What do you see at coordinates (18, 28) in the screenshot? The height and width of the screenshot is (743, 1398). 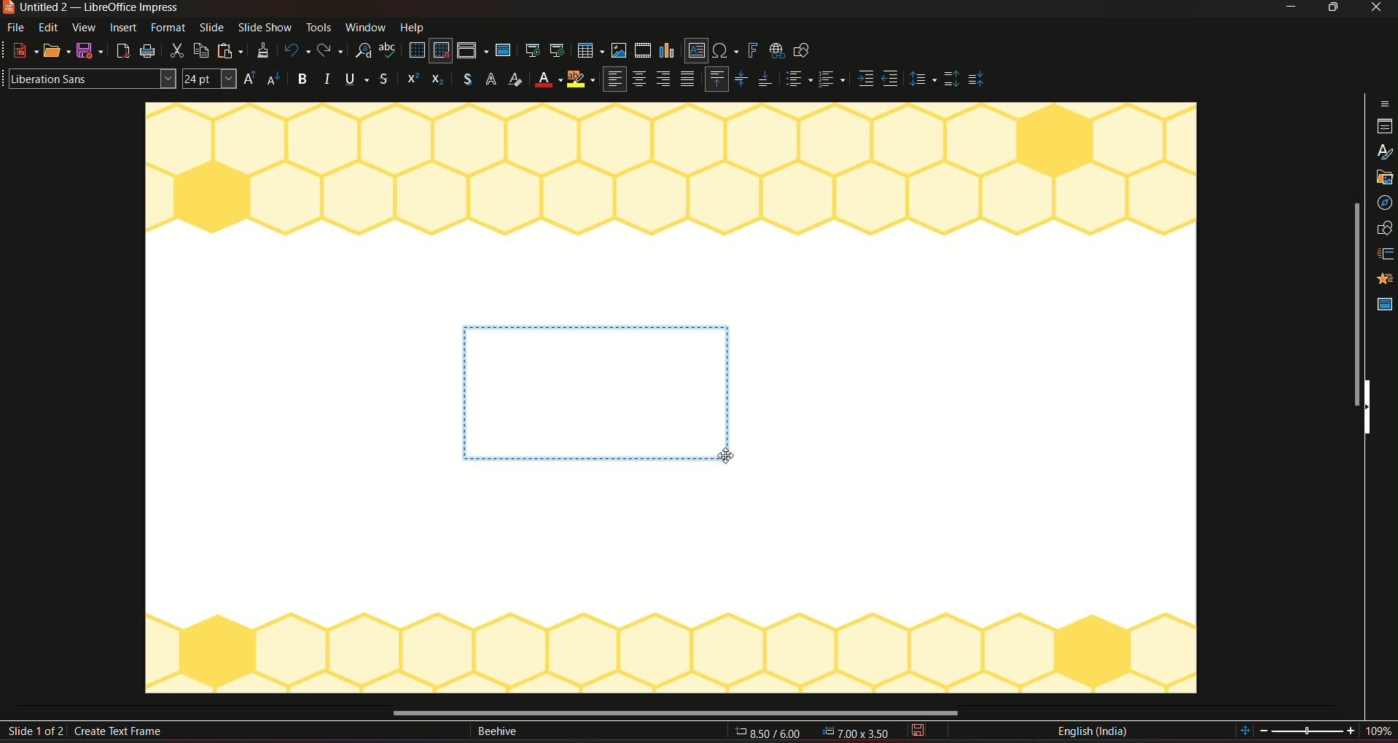 I see `file` at bounding box center [18, 28].